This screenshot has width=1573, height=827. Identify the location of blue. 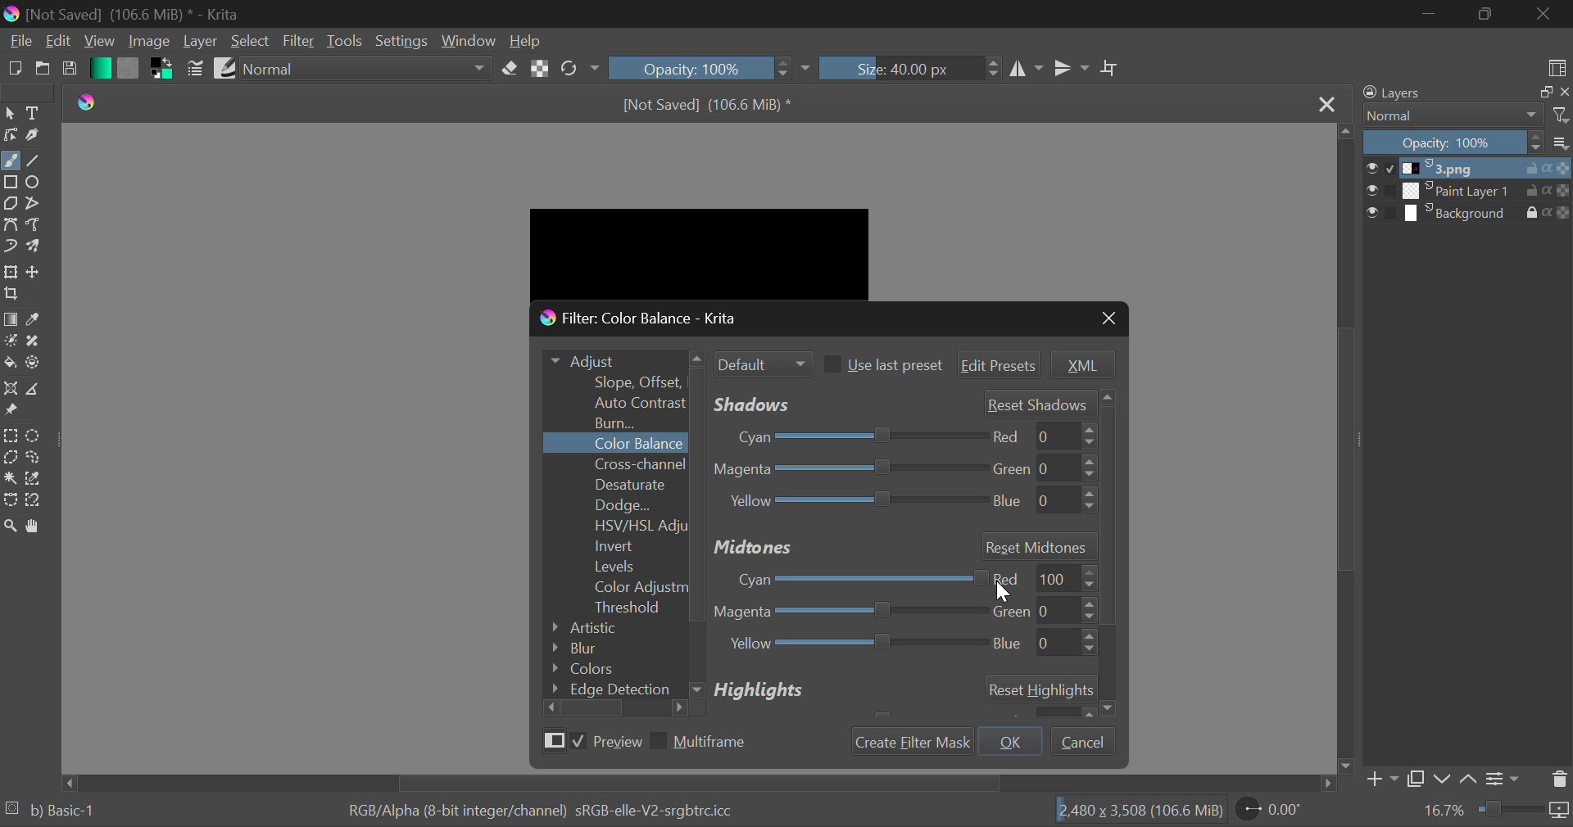
(1041, 501).